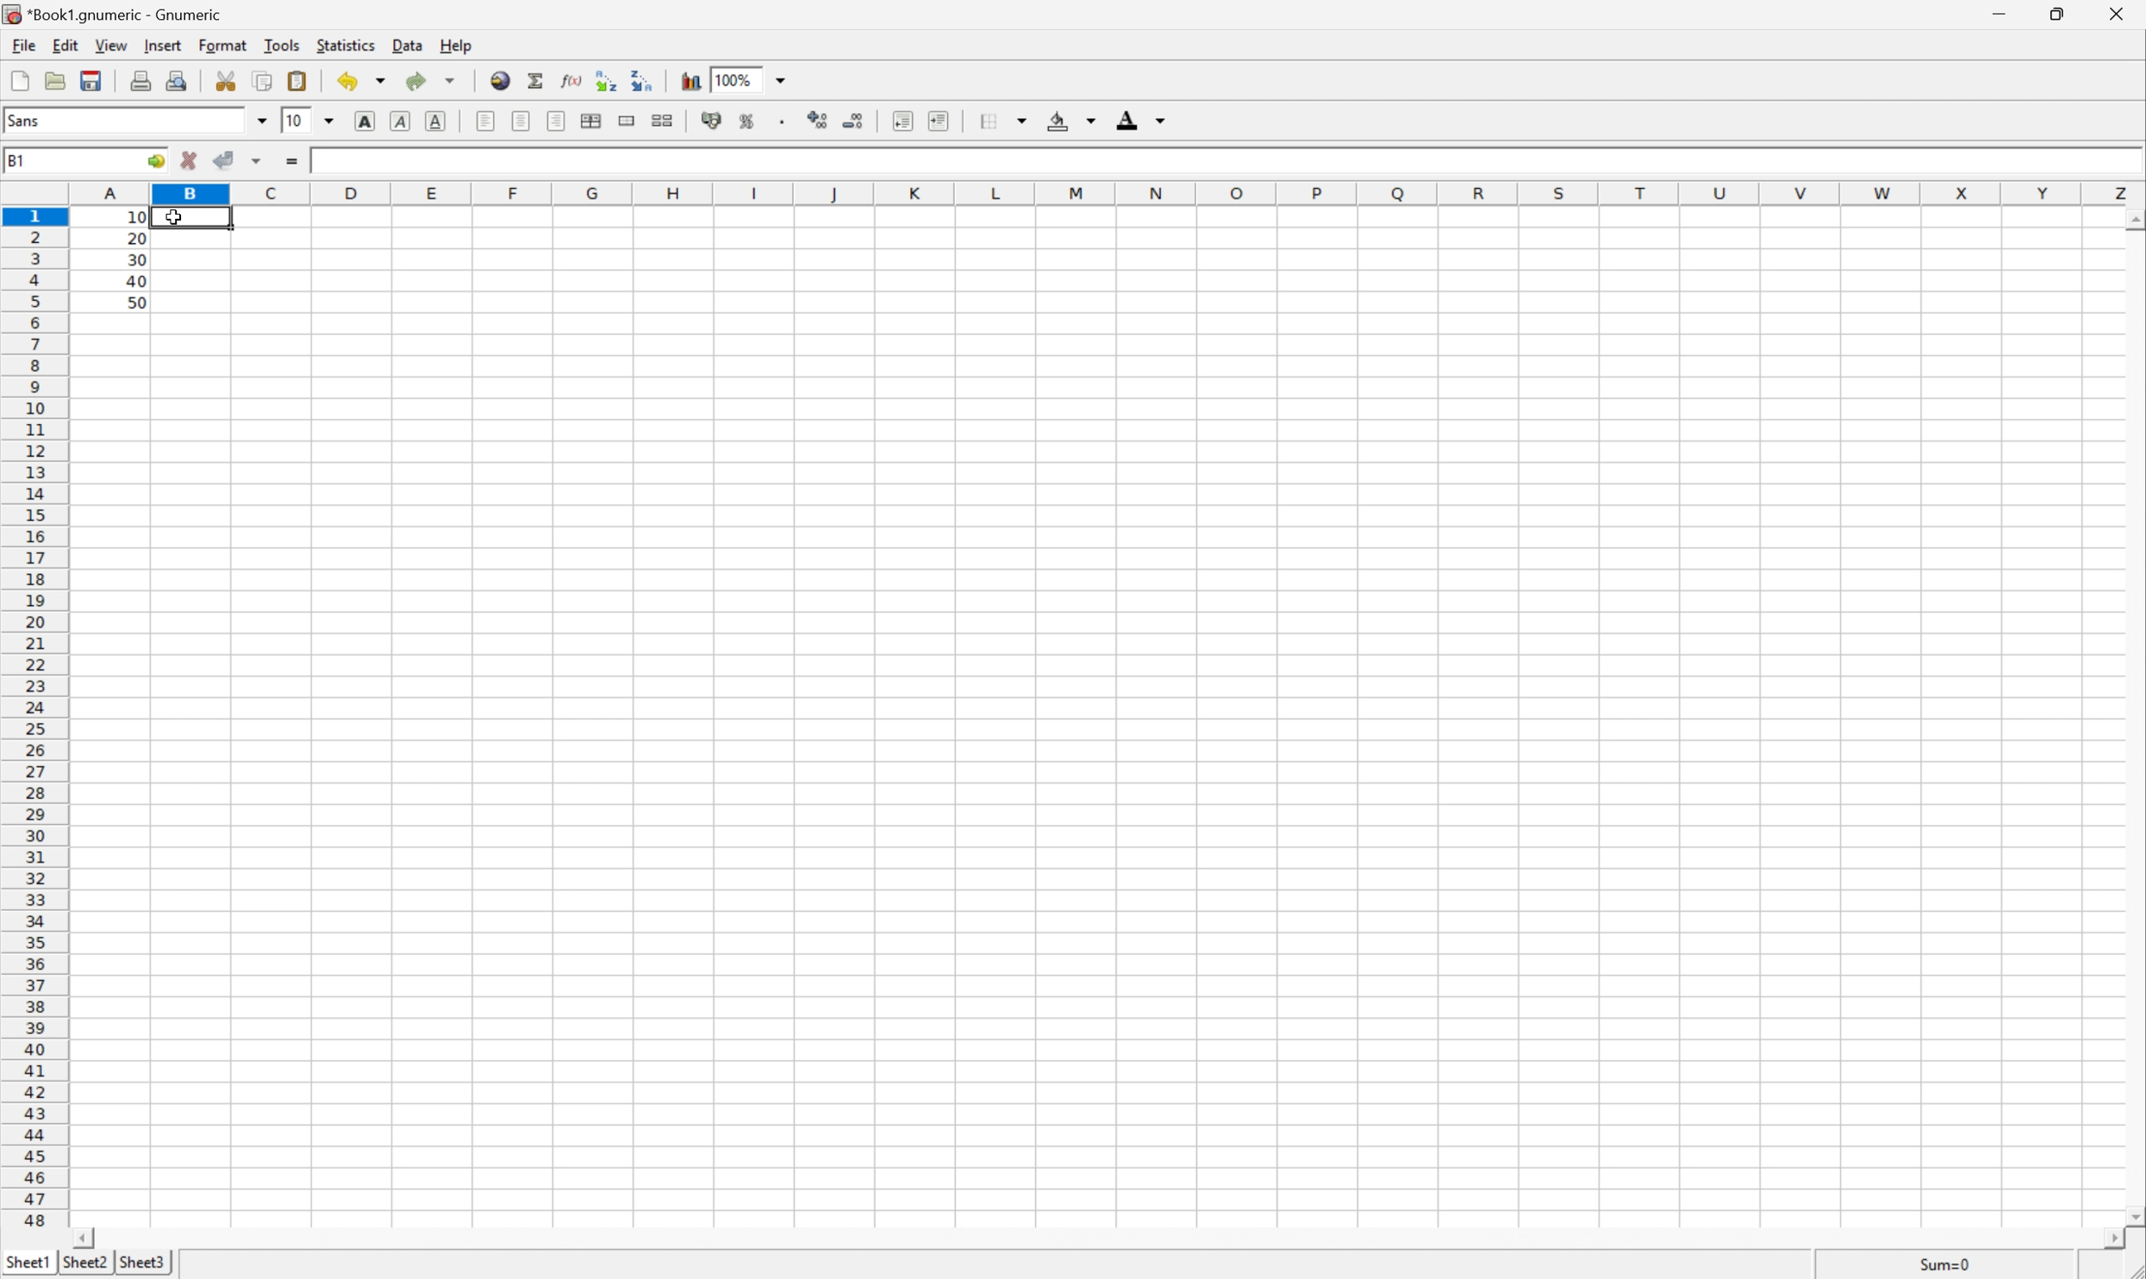  What do you see at coordinates (34, 719) in the screenshot?
I see `Row Number` at bounding box center [34, 719].